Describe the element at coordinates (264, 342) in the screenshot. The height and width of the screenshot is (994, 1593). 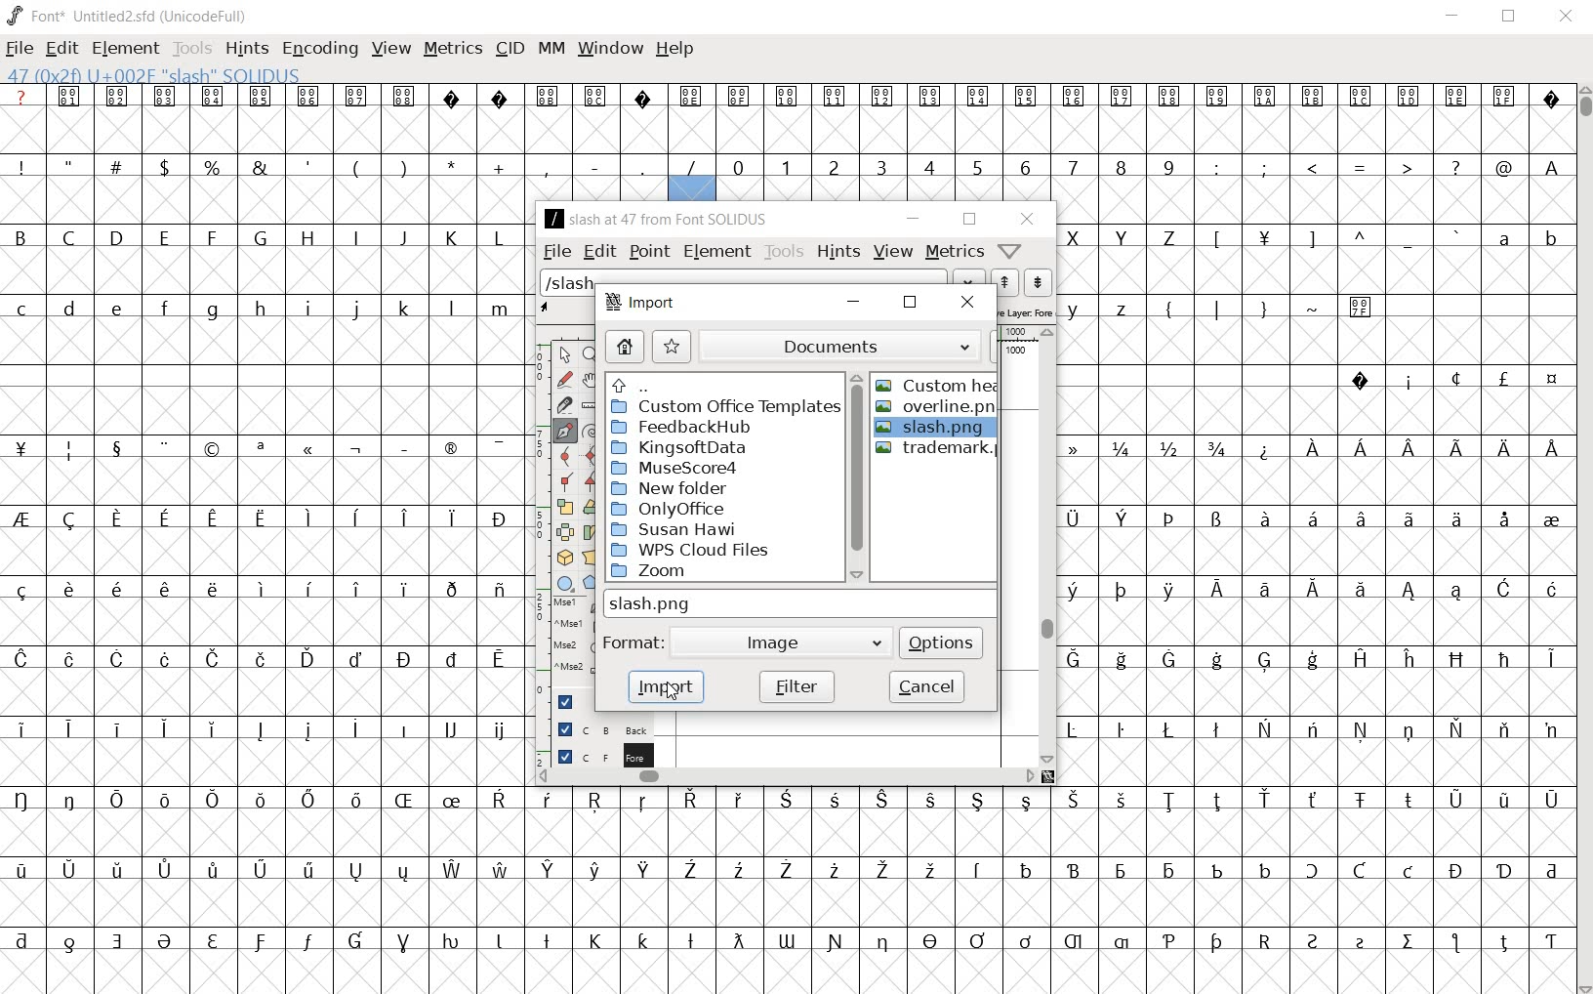
I see `empty cells` at that location.